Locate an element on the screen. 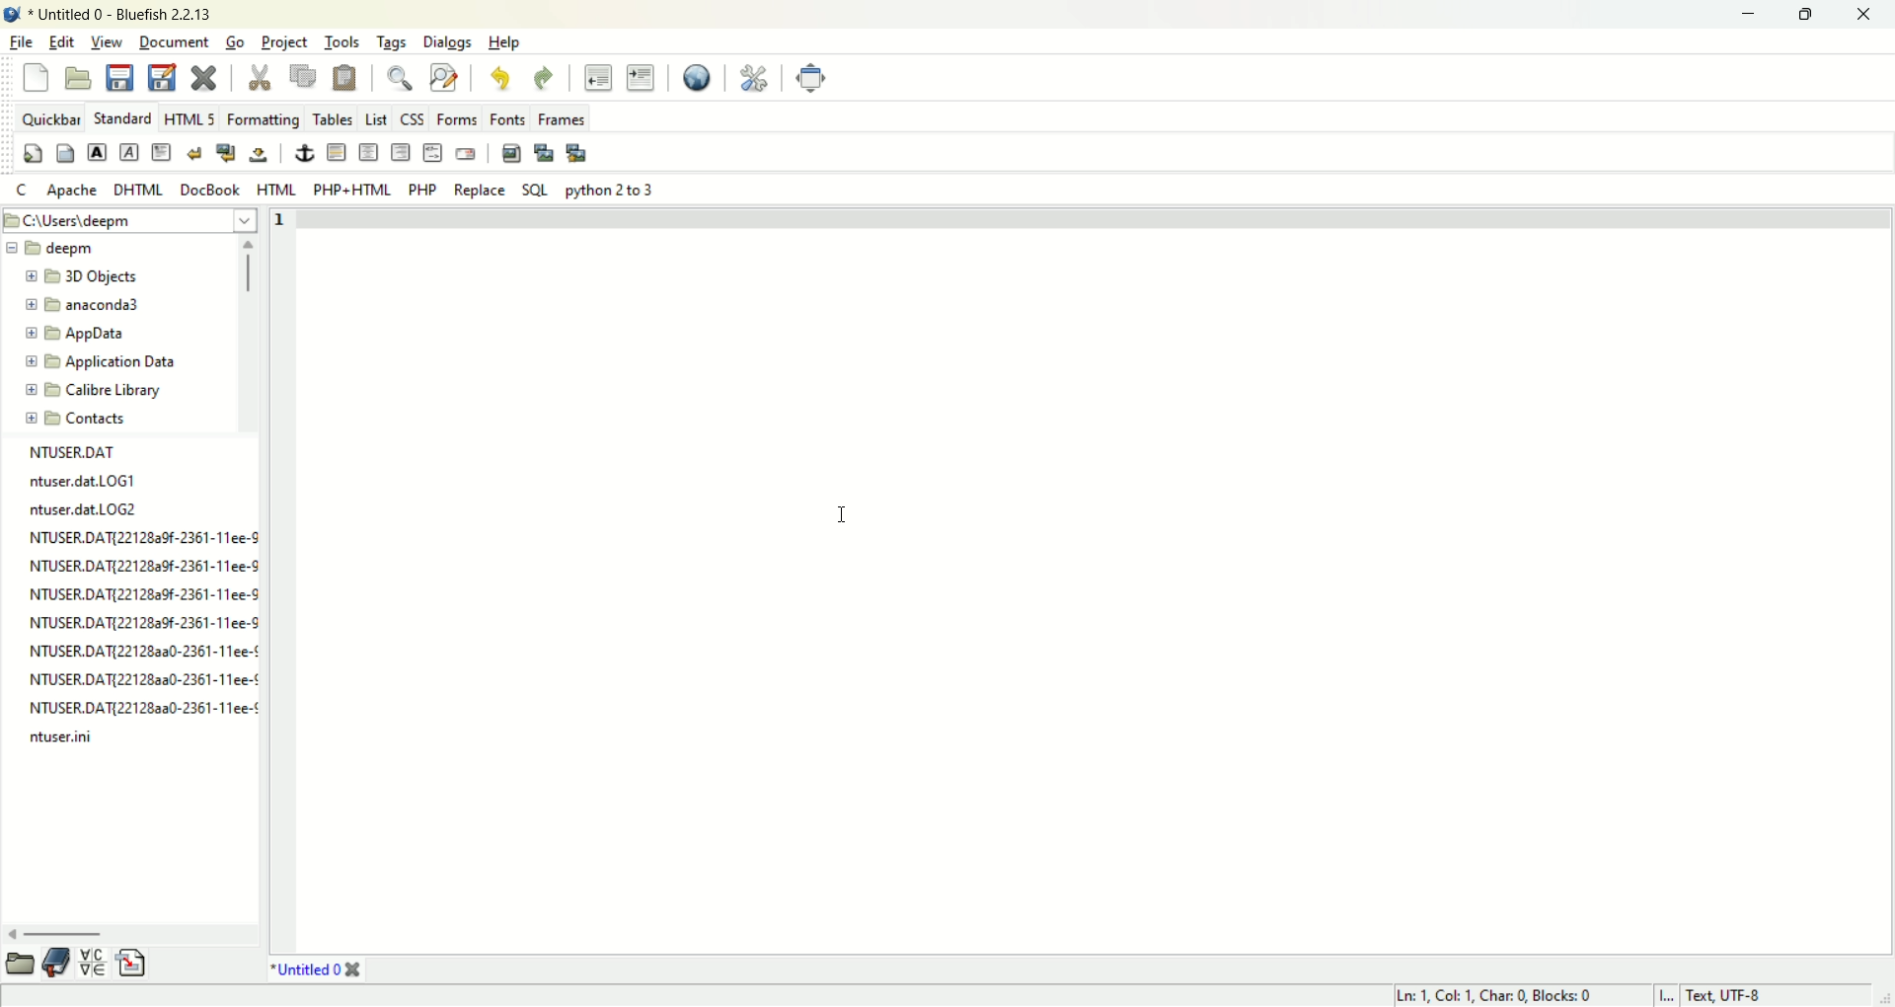 The image size is (1895, 1007). folder name is located at coordinates (95, 390).